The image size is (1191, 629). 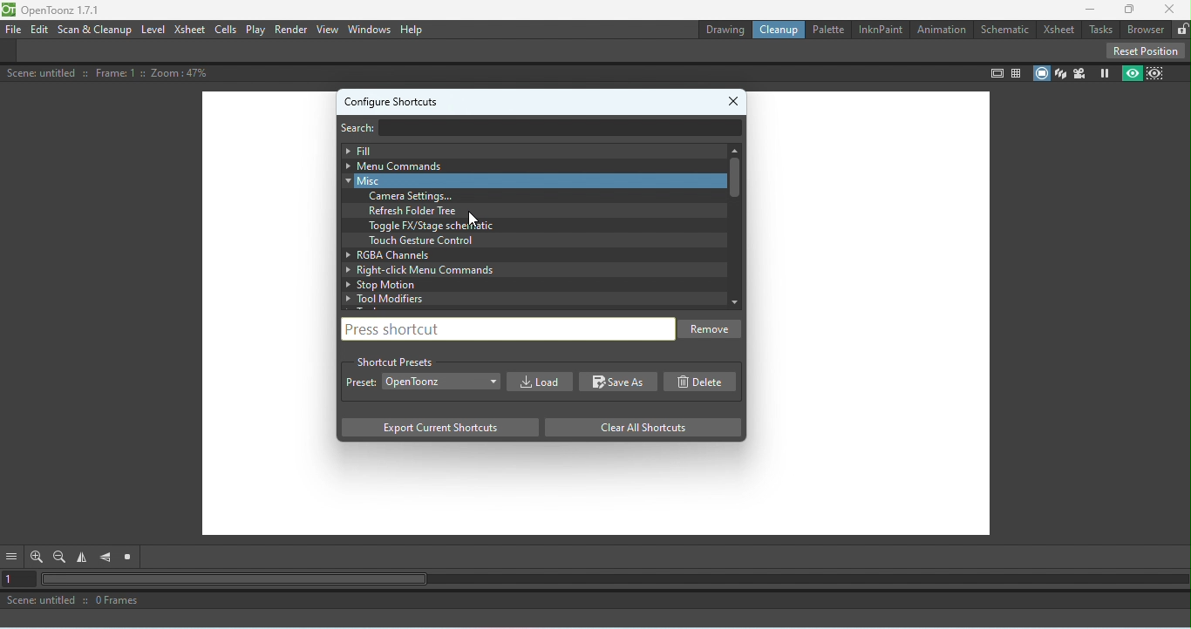 What do you see at coordinates (19, 580) in the screenshot?
I see `Set the current frame` at bounding box center [19, 580].